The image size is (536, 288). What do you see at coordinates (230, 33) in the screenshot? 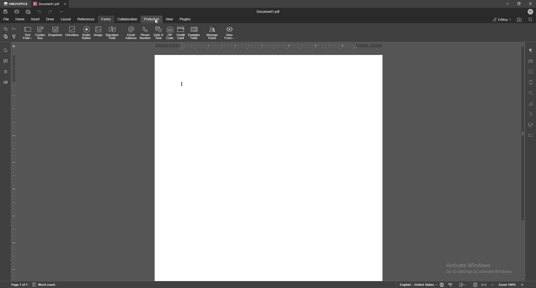
I see `view form` at bounding box center [230, 33].